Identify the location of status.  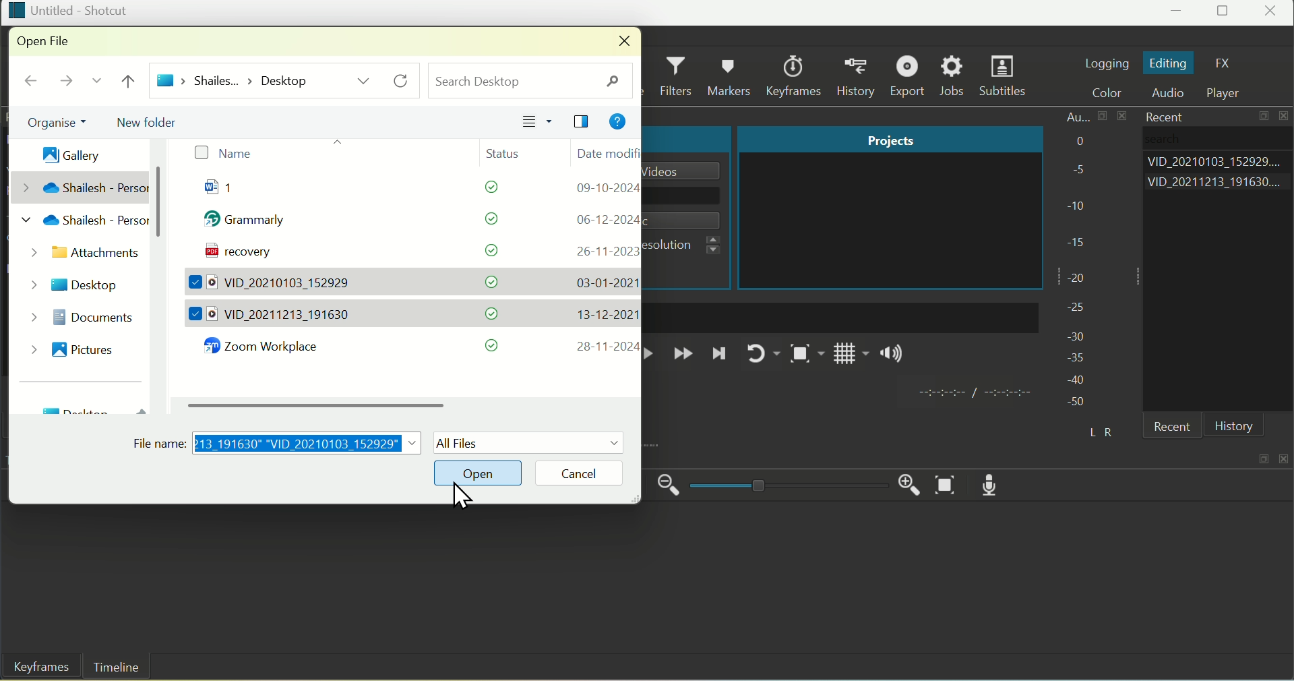
(483, 219).